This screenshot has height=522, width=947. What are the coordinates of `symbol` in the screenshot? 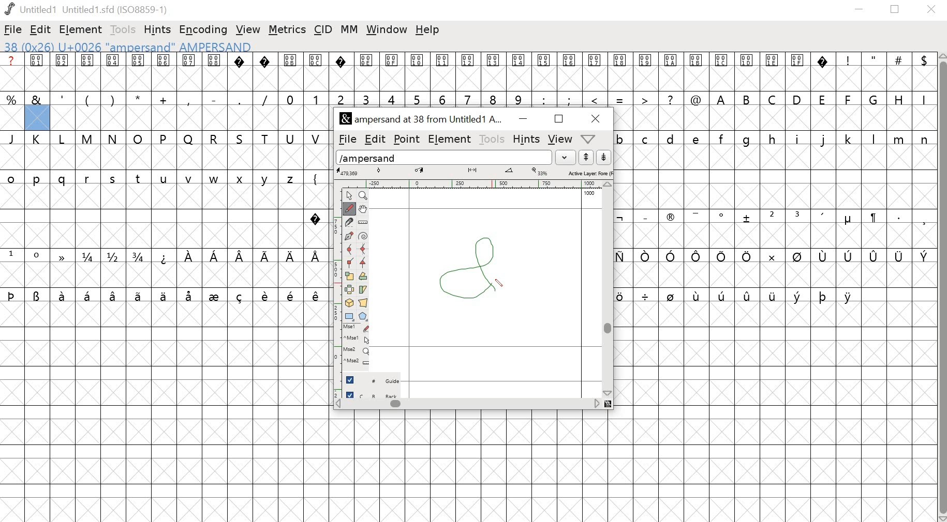 It's located at (797, 256).